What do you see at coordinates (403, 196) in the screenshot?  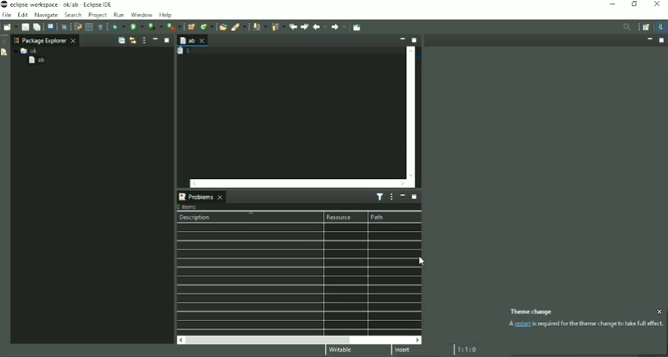 I see `Minimize` at bounding box center [403, 196].